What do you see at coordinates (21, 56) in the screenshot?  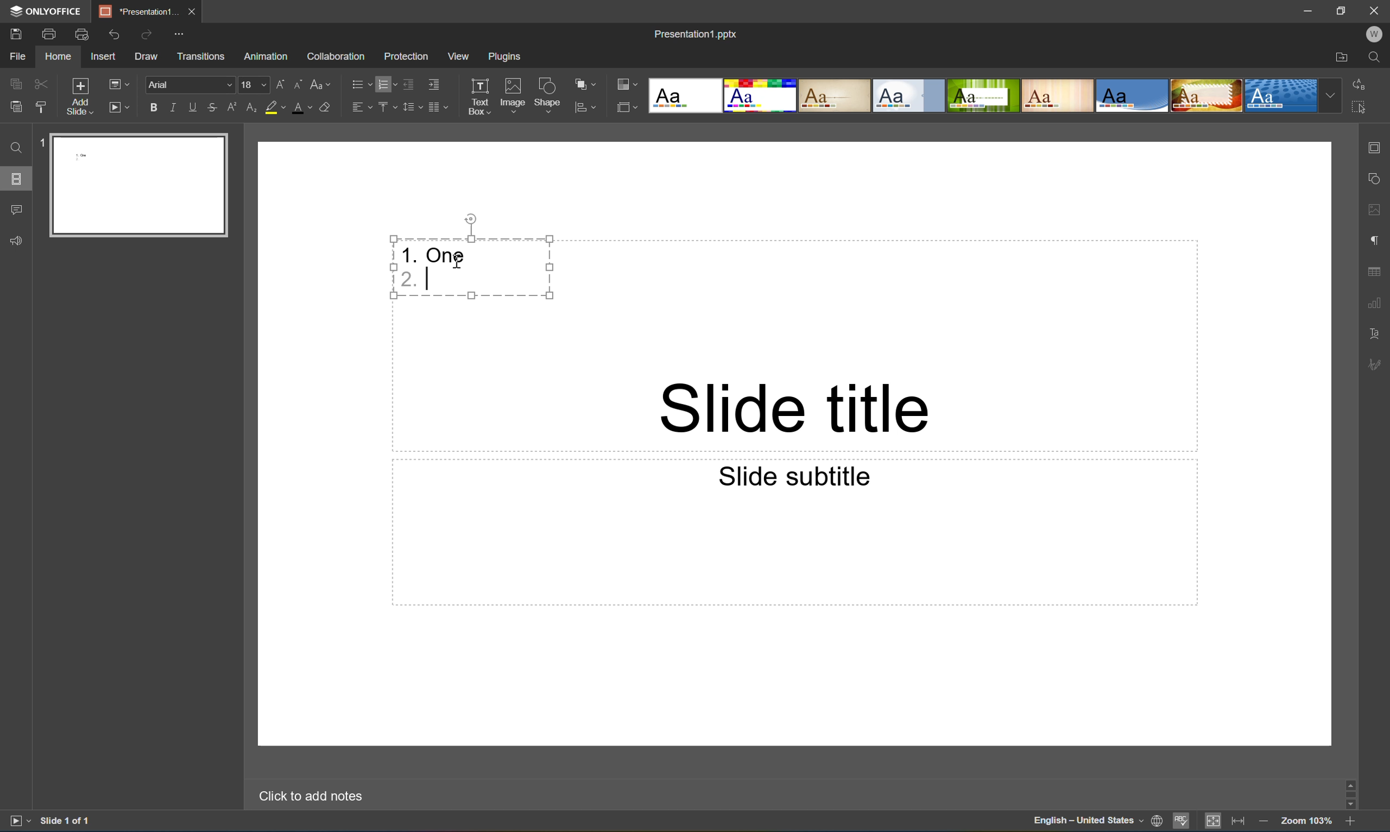 I see `File` at bounding box center [21, 56].